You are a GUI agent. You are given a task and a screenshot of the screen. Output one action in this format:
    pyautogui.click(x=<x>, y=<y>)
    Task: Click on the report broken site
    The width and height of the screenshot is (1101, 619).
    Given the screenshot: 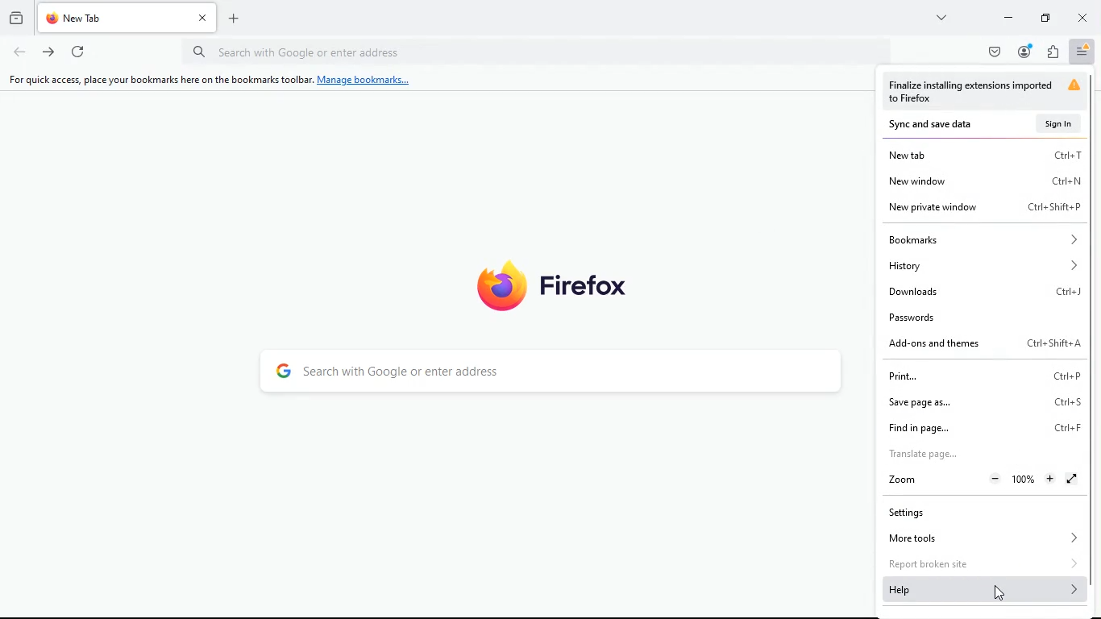 What is the action you would take?
    pyautogui.click(x=987, y=564)
    